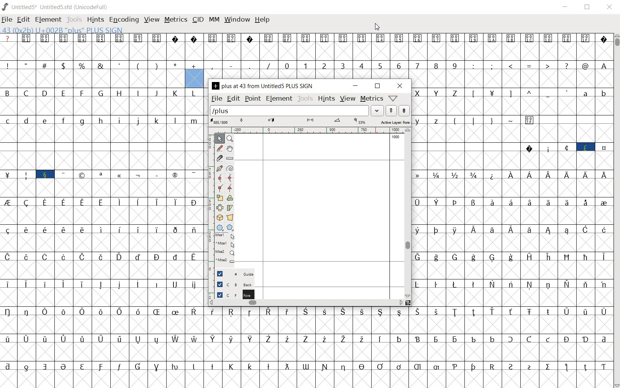  What do you see at coordinates (224, 248) in the screenshot?
I see `mse1 mse1 mse2 mse2` at bounding box center [224, 248].